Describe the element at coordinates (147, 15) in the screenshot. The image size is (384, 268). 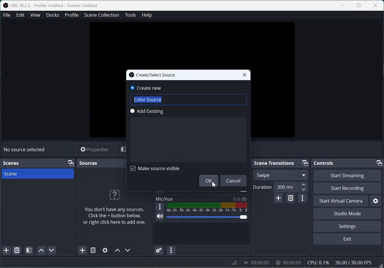
I see `Help` at that location.